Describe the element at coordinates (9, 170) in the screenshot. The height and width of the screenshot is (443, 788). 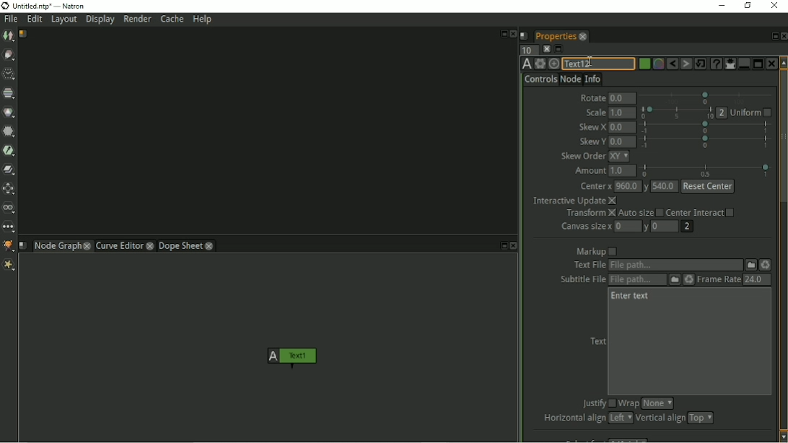
I see `Merge` at that location.